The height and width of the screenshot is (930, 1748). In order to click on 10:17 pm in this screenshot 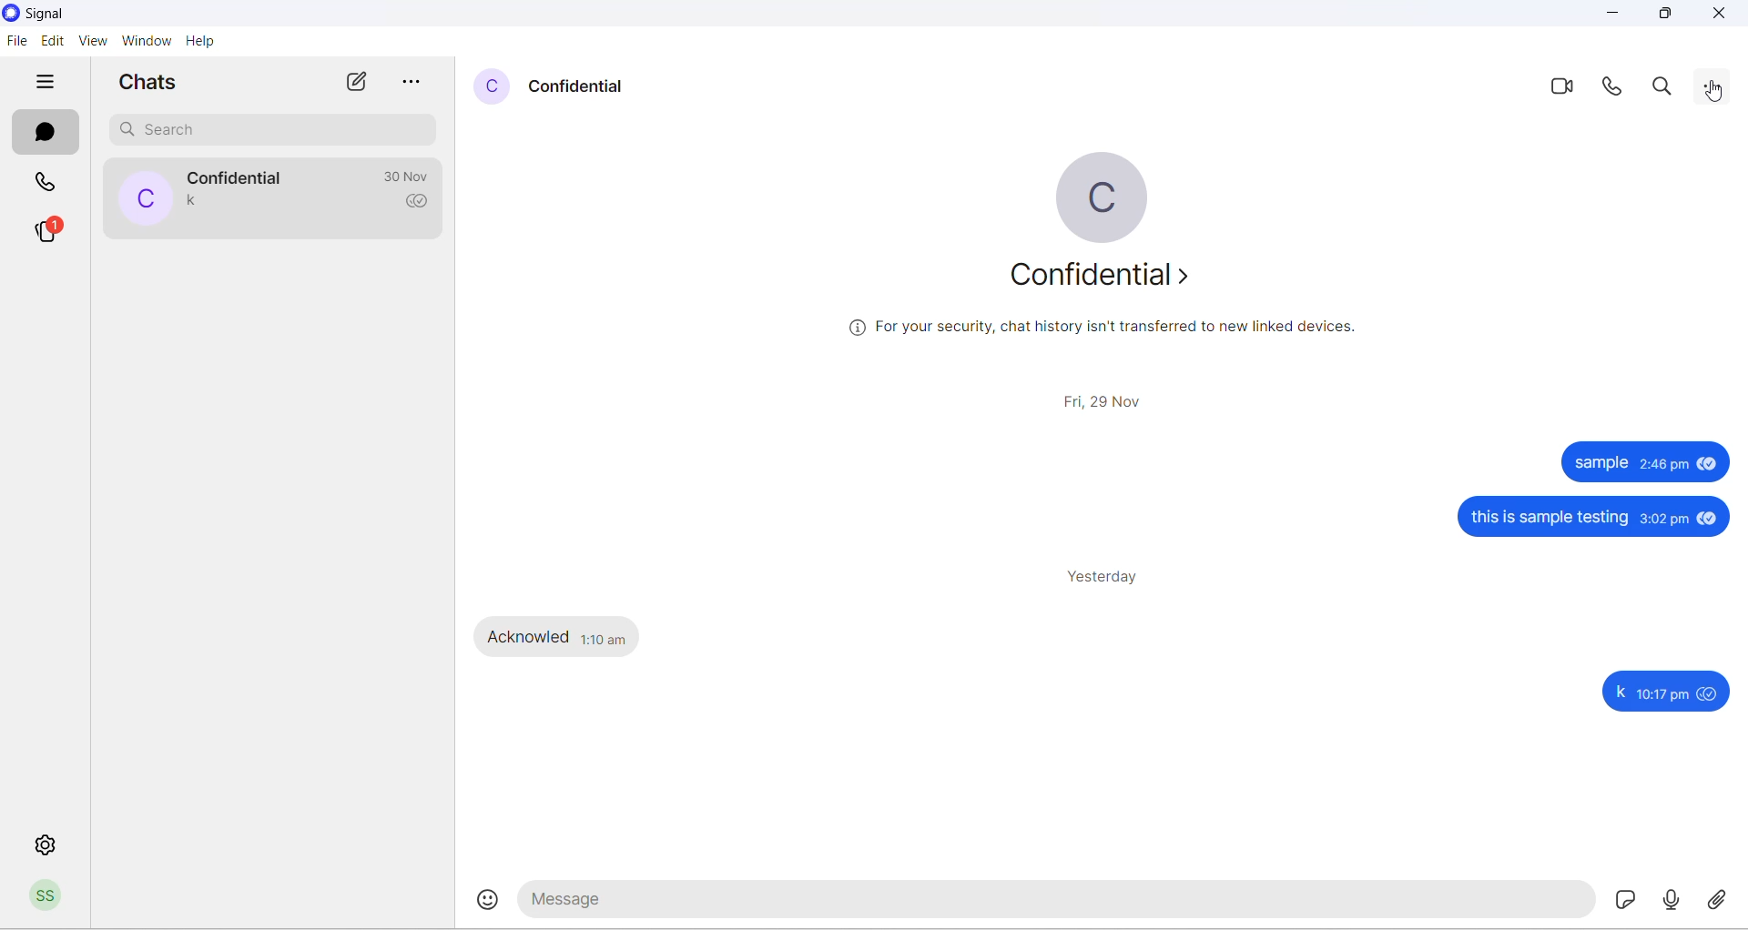, I will do `click(1664, 692)`.